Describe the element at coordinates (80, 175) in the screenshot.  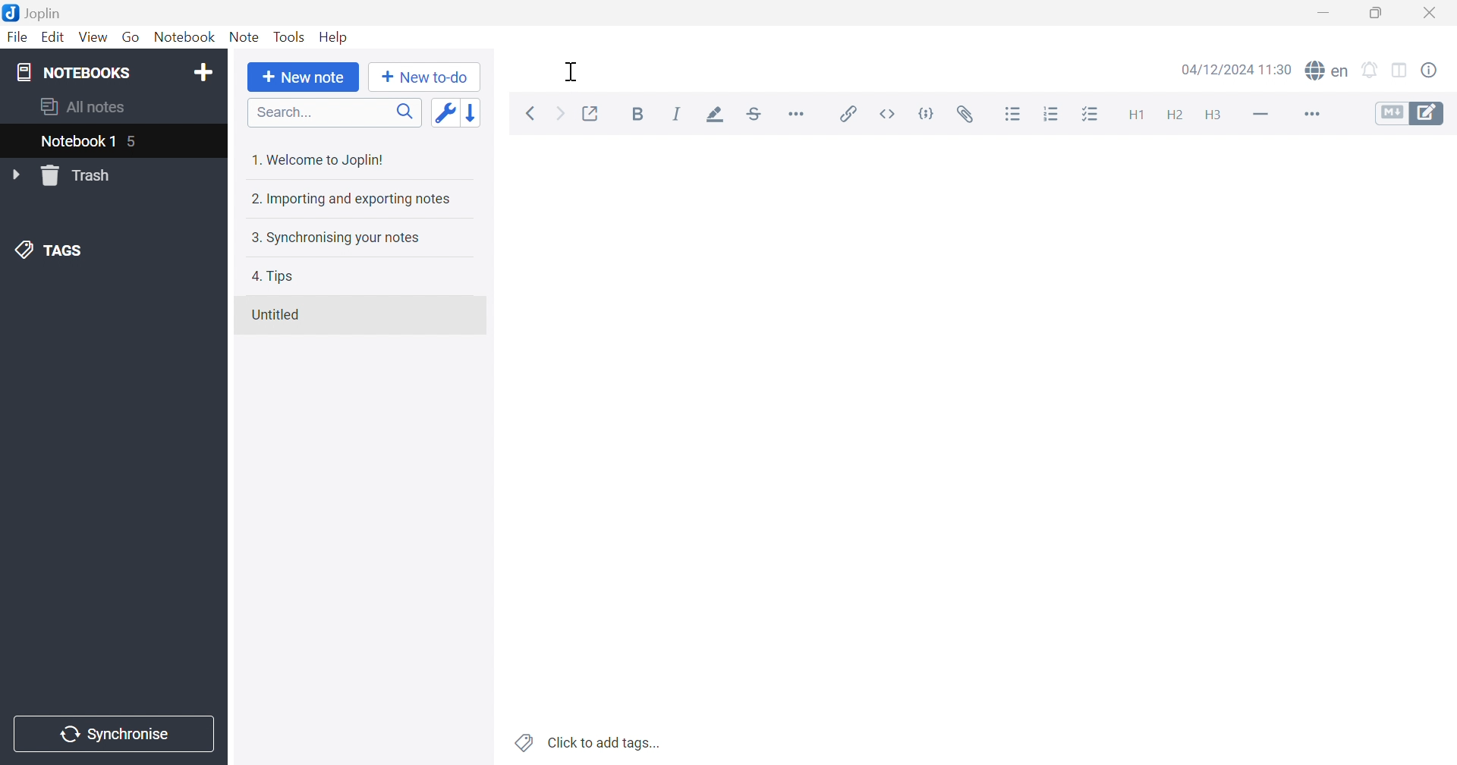
I see `Trash` at that location.